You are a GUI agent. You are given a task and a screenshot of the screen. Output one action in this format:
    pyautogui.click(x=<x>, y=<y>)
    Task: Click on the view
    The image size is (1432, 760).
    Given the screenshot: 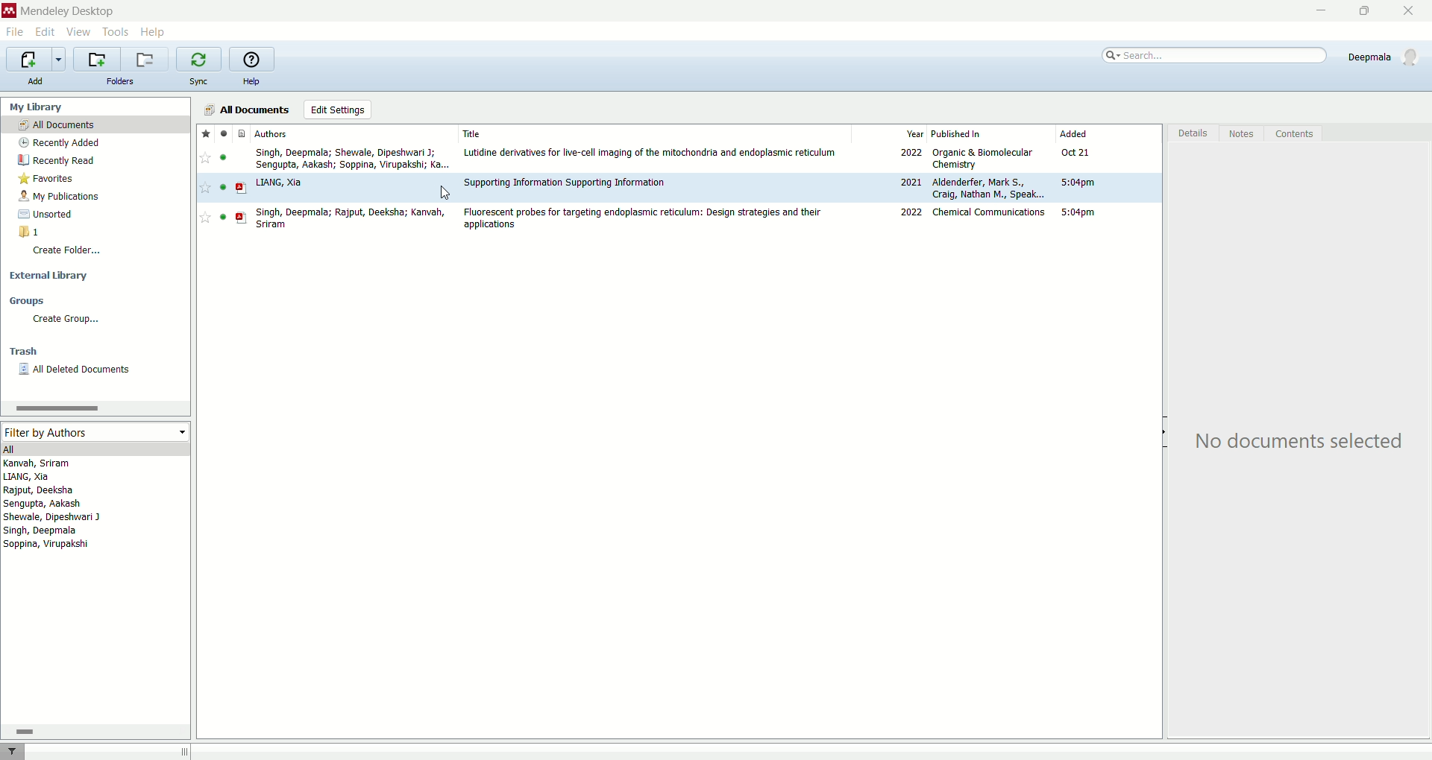 What is the action you would take?
    pyautogui.click(x=78, y=31)
    